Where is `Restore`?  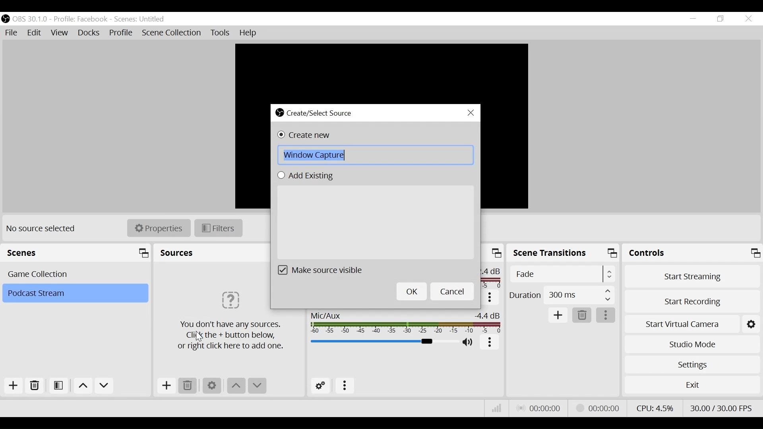
Restore is located at coordinates (721, 19).